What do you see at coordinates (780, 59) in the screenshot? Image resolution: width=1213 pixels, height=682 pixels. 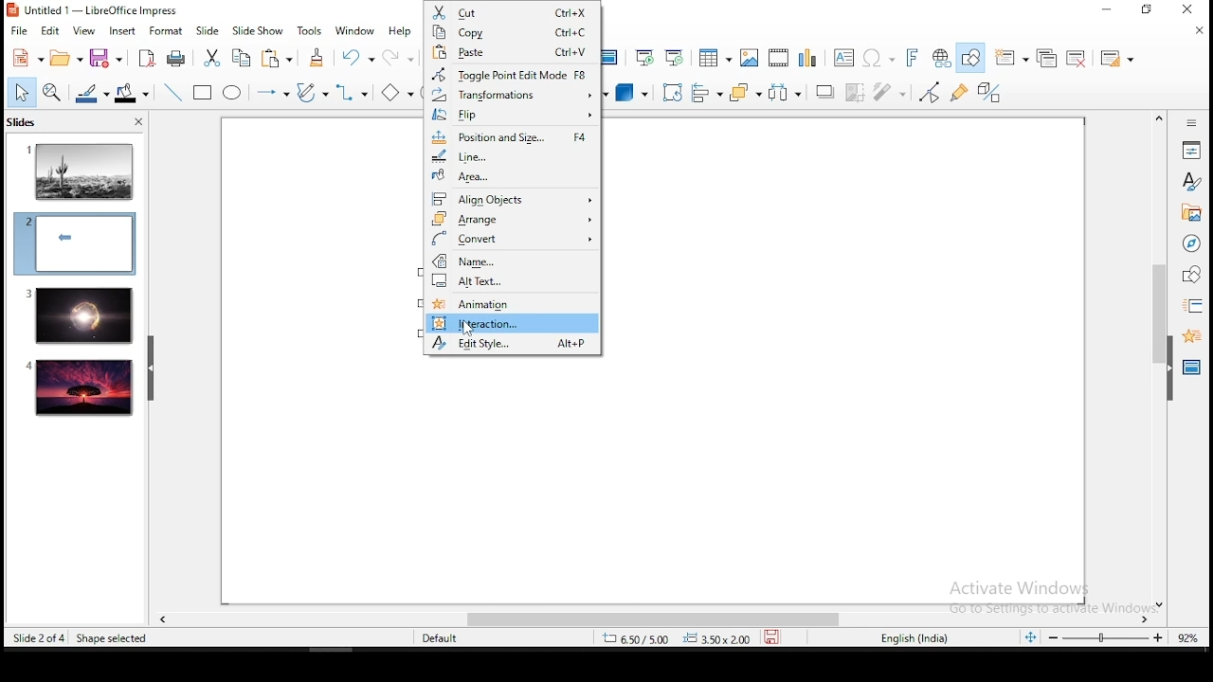 I see `insert audio and video` at bounding box center [780, 59].